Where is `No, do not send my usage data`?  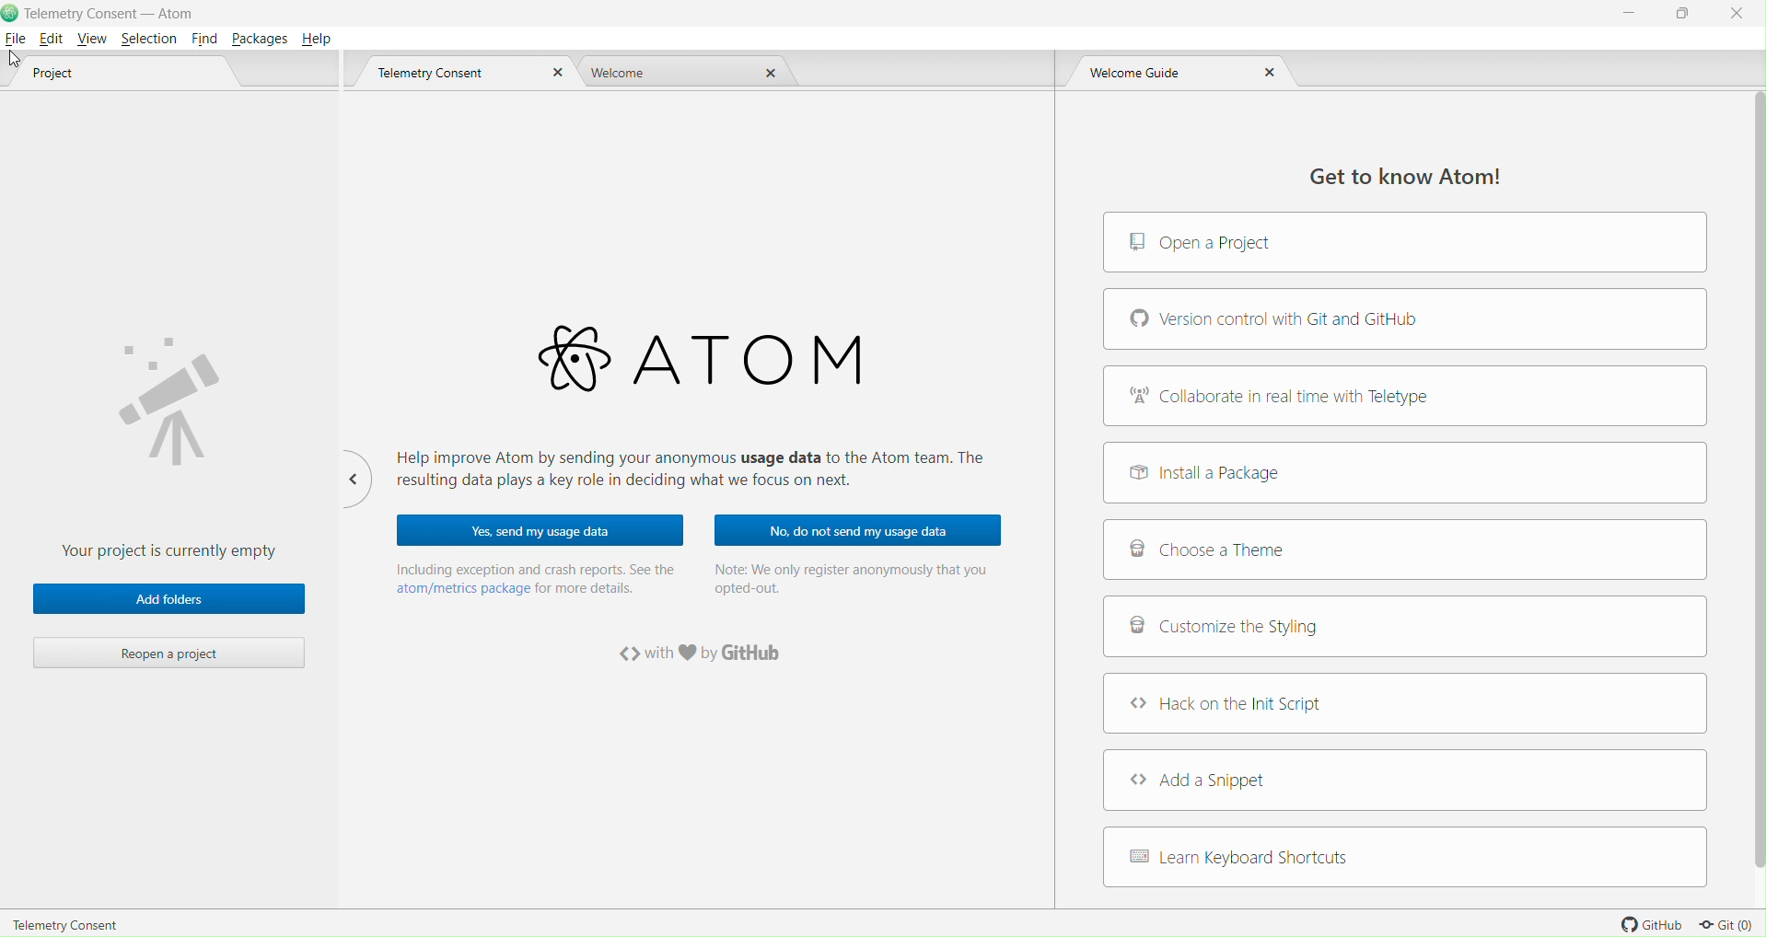
No, do not send my usage data is located at coordinates (855, 531).